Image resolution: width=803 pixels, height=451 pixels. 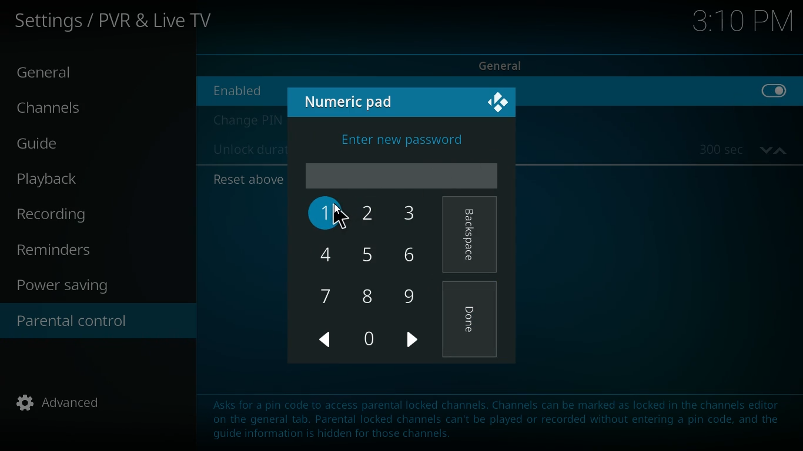 I want to click on cursor, so click(x=341, y=218).